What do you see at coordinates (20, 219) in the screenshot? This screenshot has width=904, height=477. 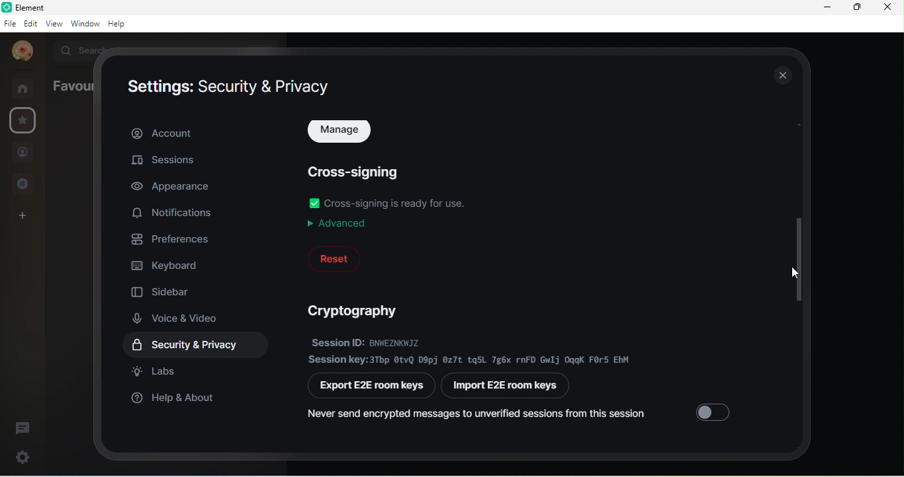 I see `add space` at bounding box center [20, 219].